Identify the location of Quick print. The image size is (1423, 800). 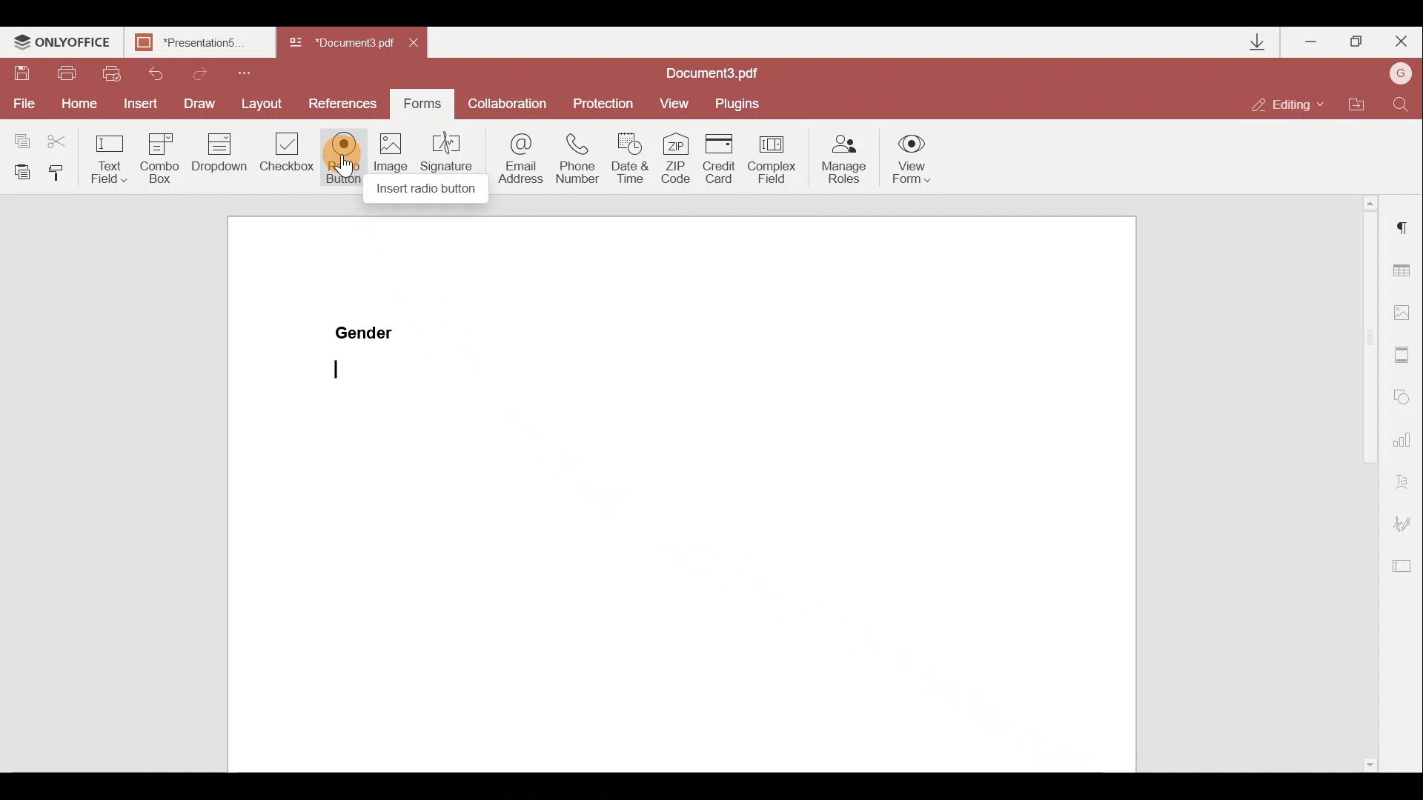
(117, 71).